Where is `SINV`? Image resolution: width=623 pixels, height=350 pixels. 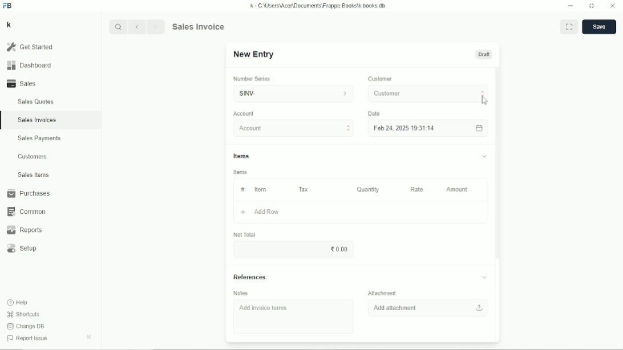
SINV is located at coordinates (292, 93).